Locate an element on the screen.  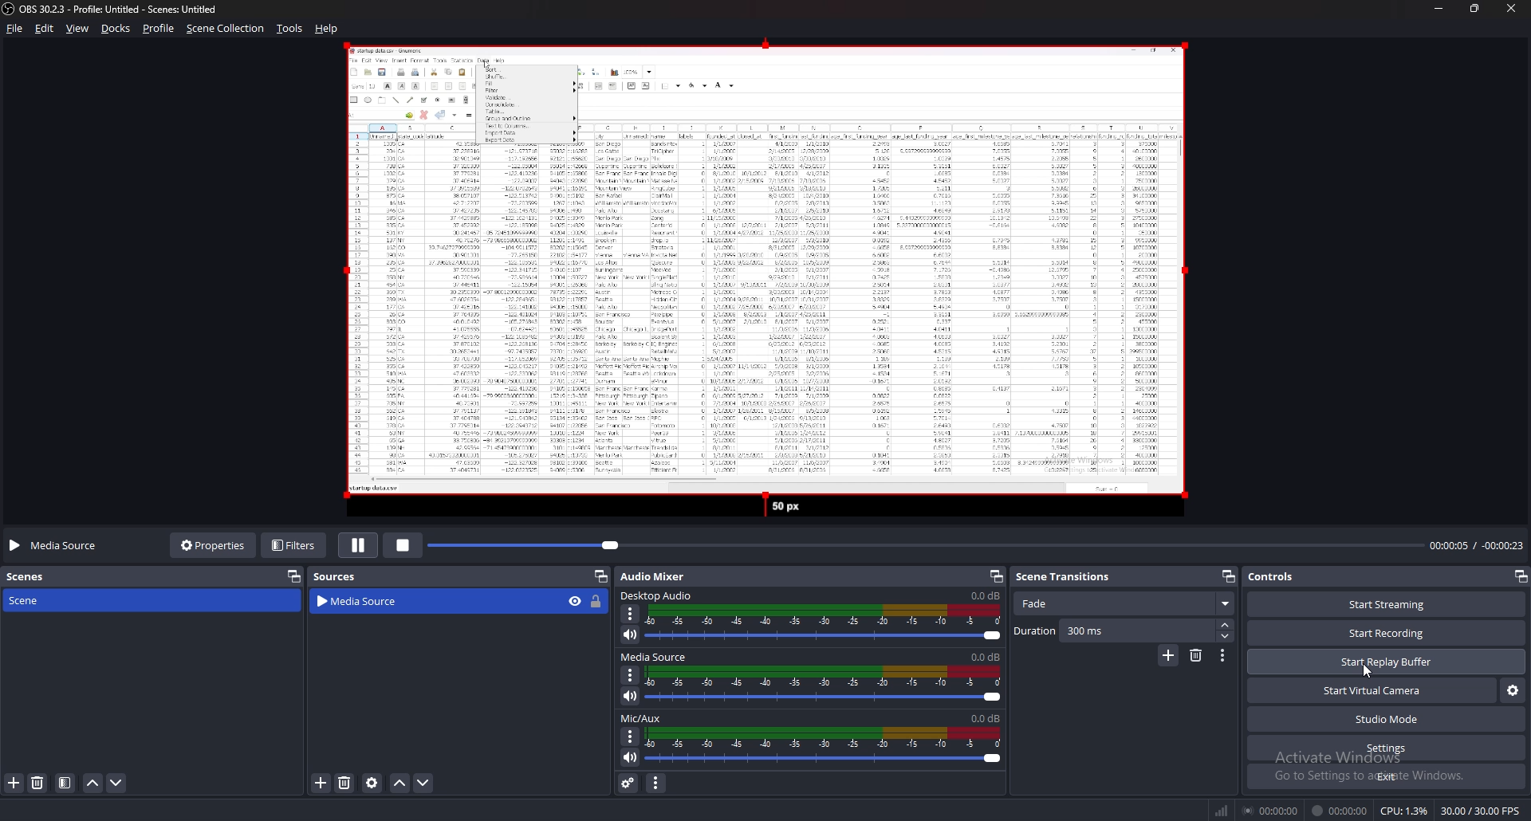
30.00 / 30.00 FPS is located at coordinates (1481, 811).